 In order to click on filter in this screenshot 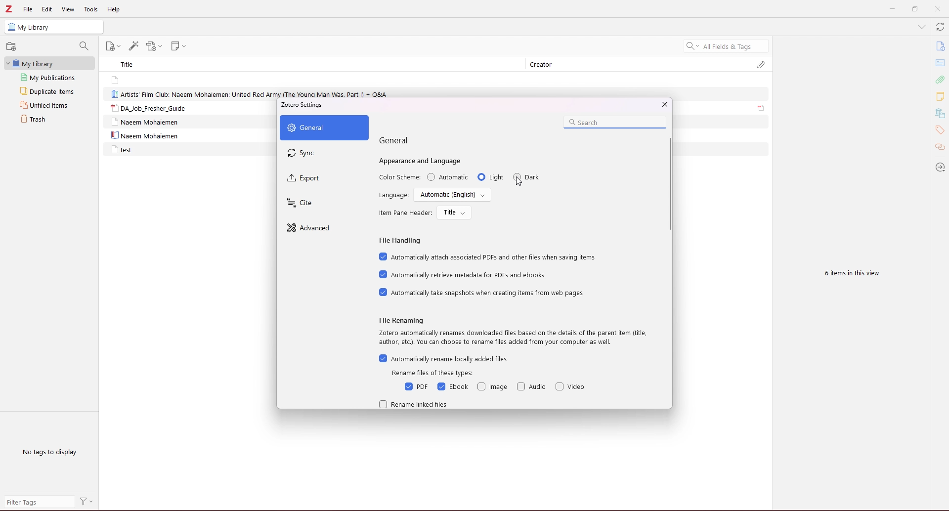, I will do `click(87, 502)`.